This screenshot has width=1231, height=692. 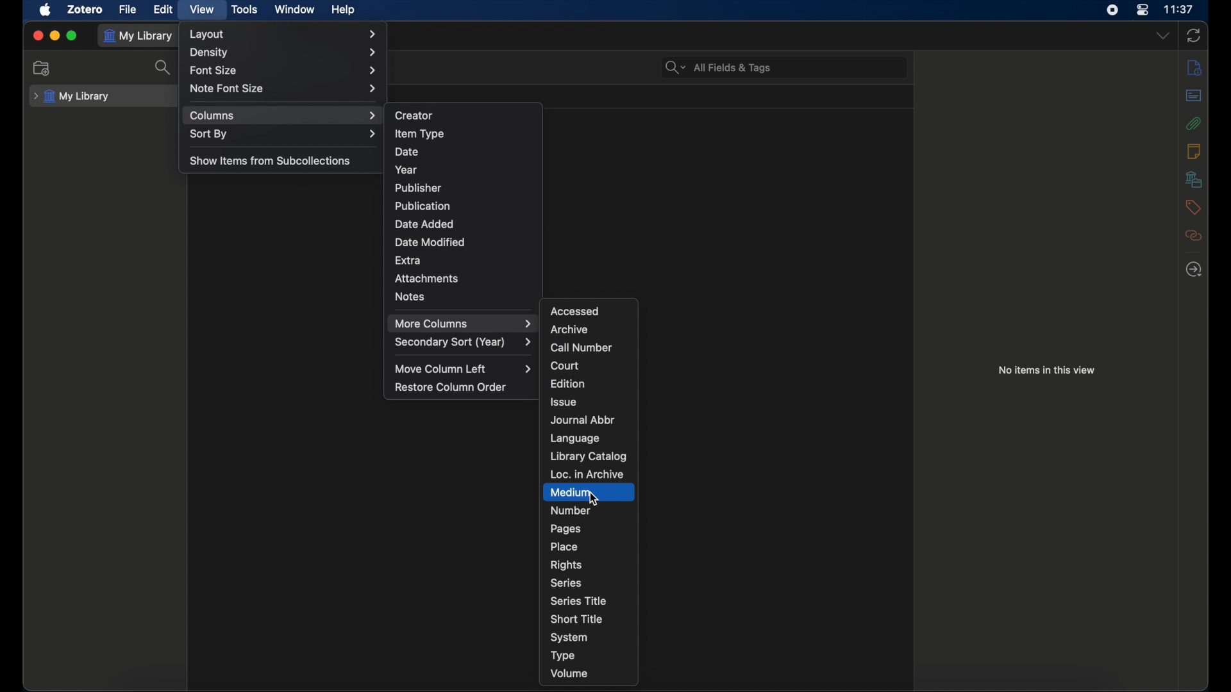 What do you see at coordinates (163, 9) in the screenshot?
I see `edit` at bounding box center [163, 9].